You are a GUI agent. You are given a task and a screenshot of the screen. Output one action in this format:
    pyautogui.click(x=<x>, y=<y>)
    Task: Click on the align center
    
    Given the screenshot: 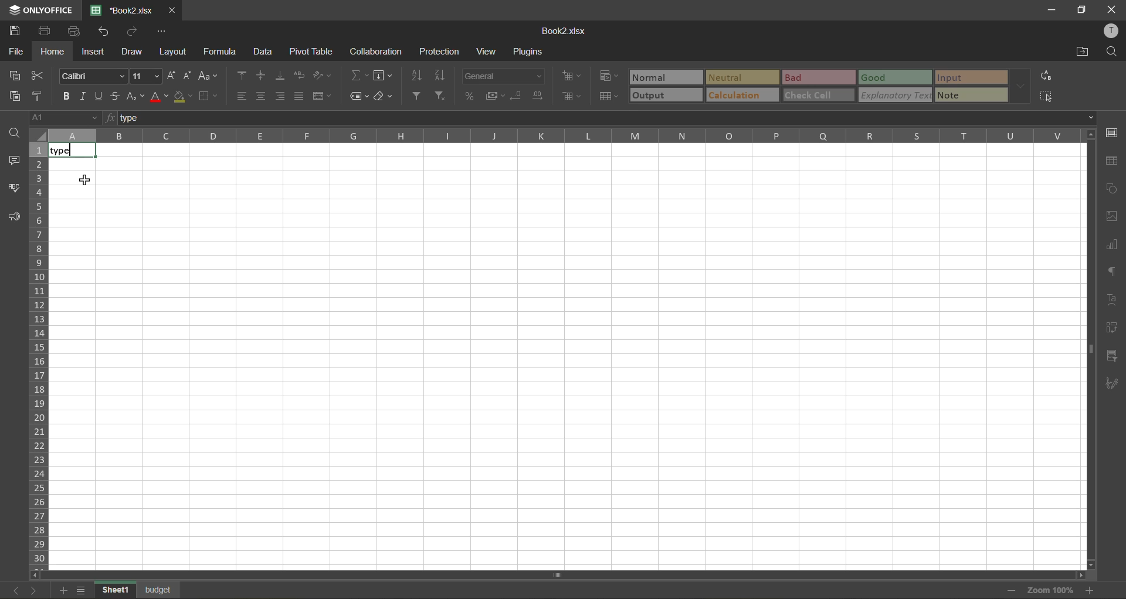 What is the action you would take?
    pyautogui.click(x=261, y=96)
    